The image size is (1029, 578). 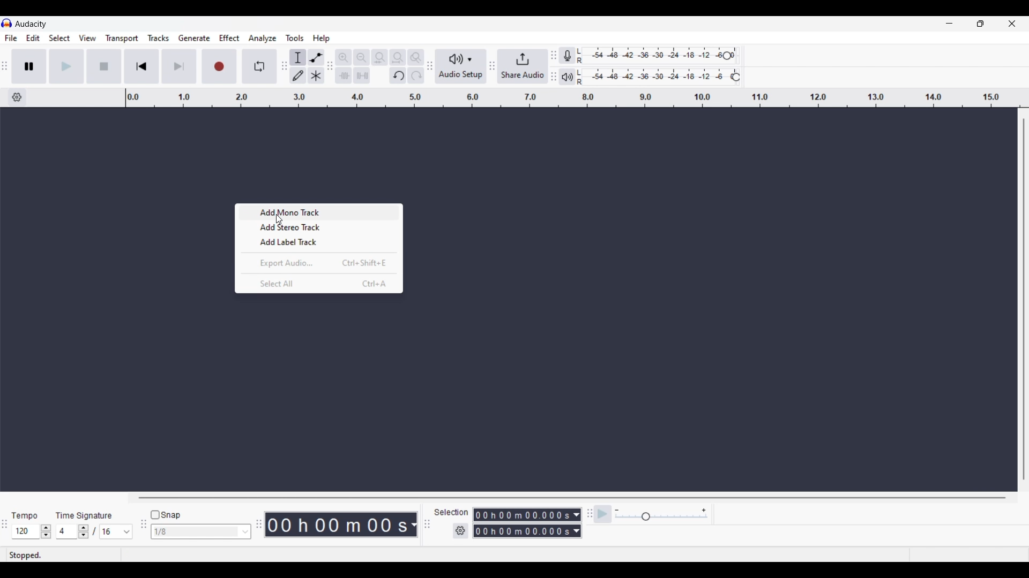 I want to click on Share audio, so click(x=523, y=66).